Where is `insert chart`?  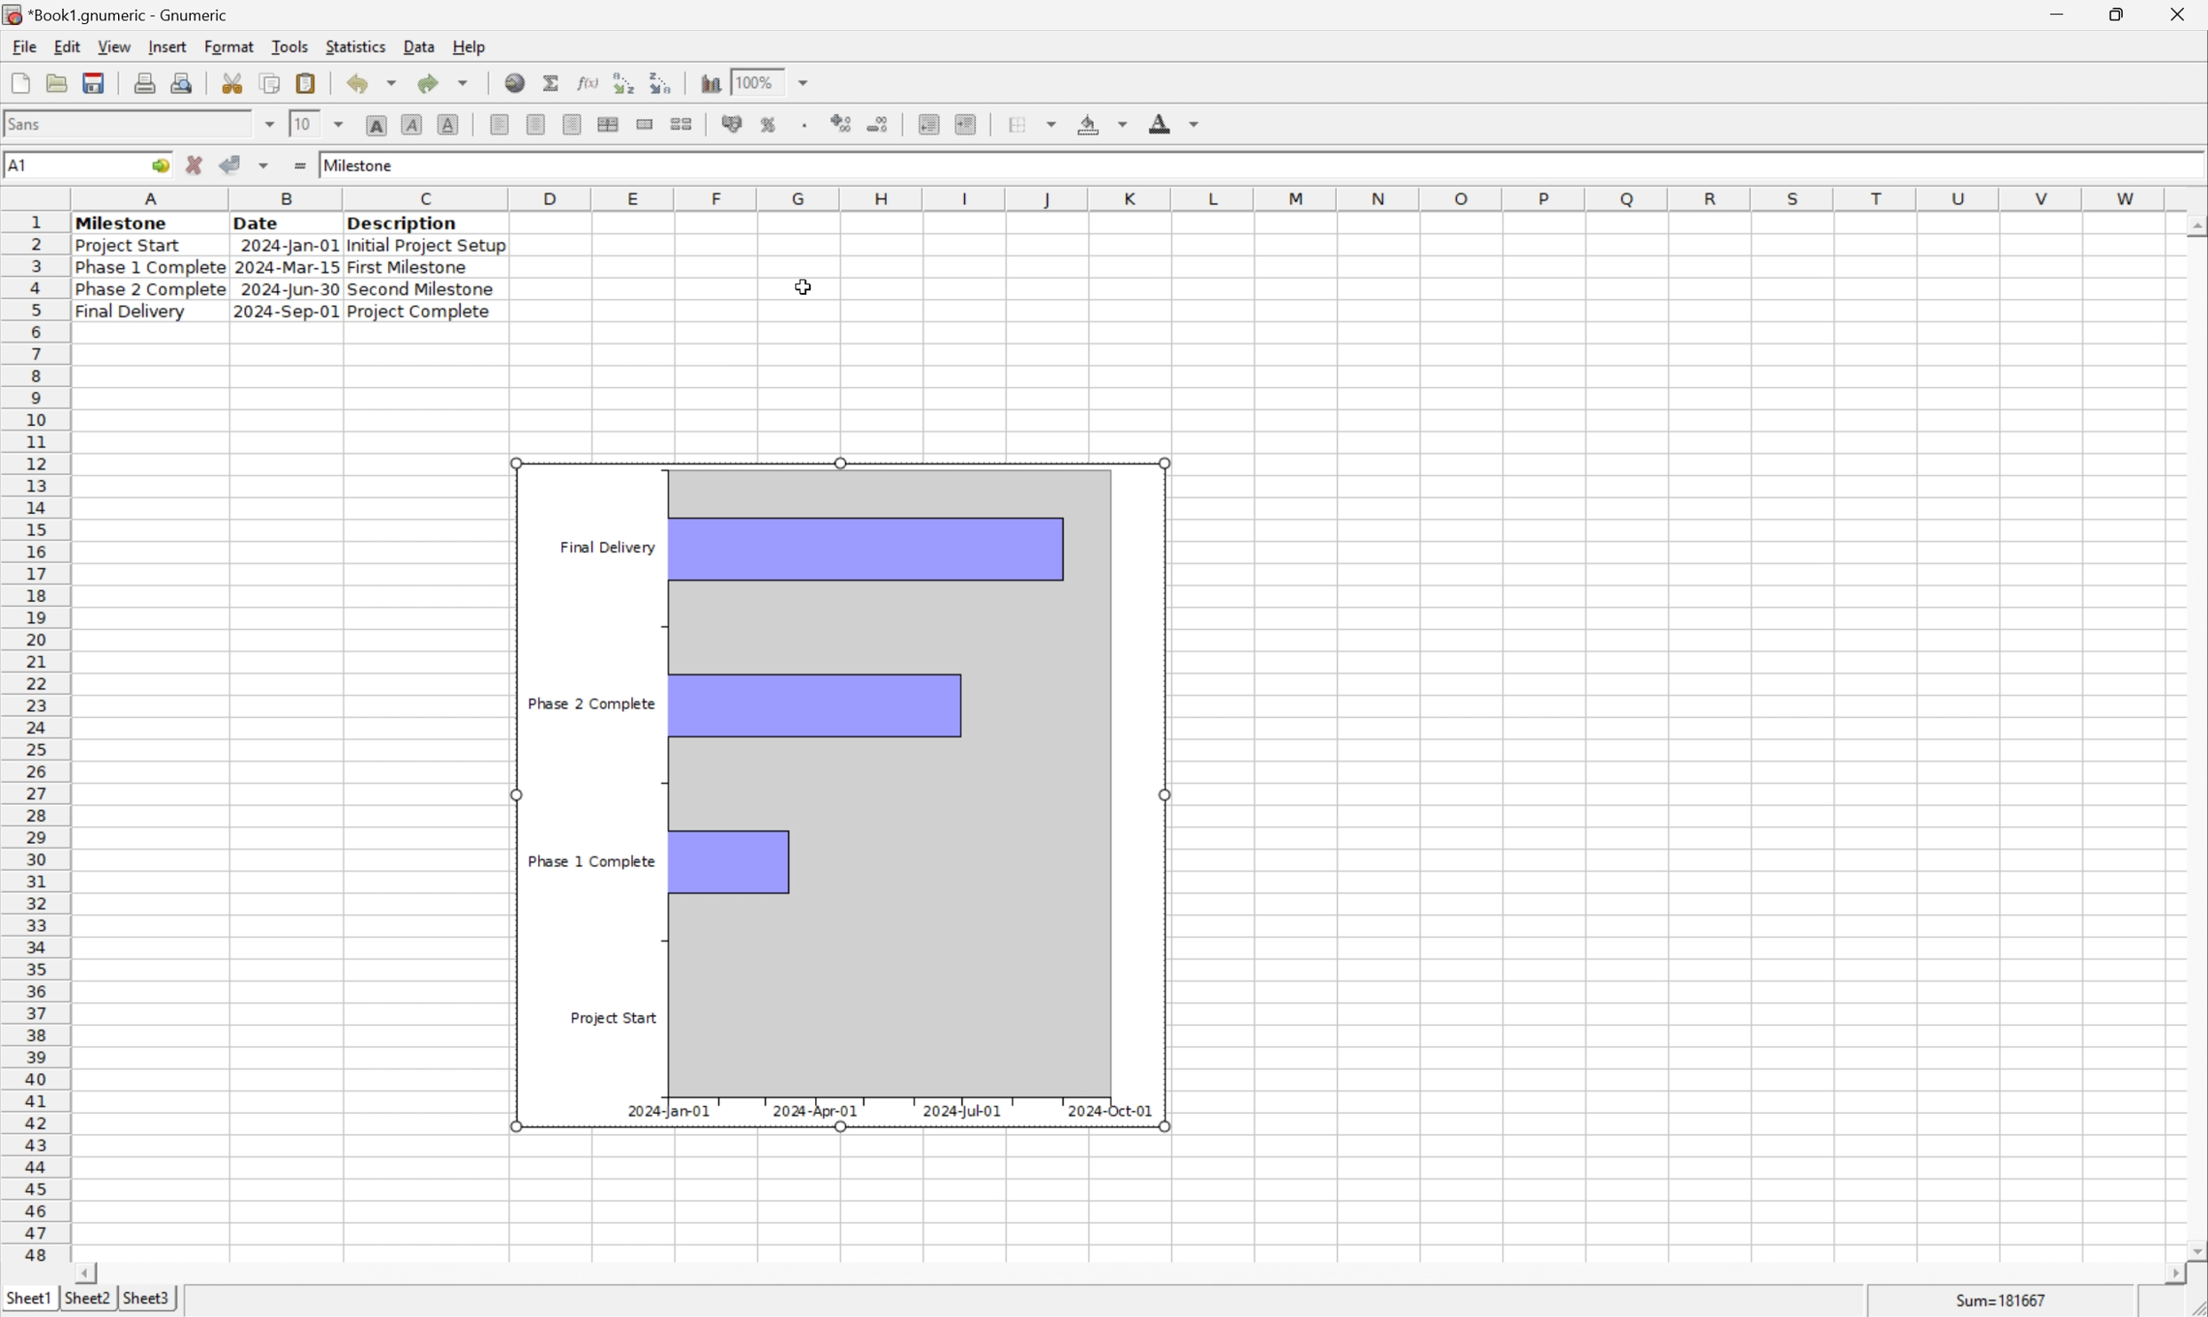
insert chart is located at coordinates (709, 83).